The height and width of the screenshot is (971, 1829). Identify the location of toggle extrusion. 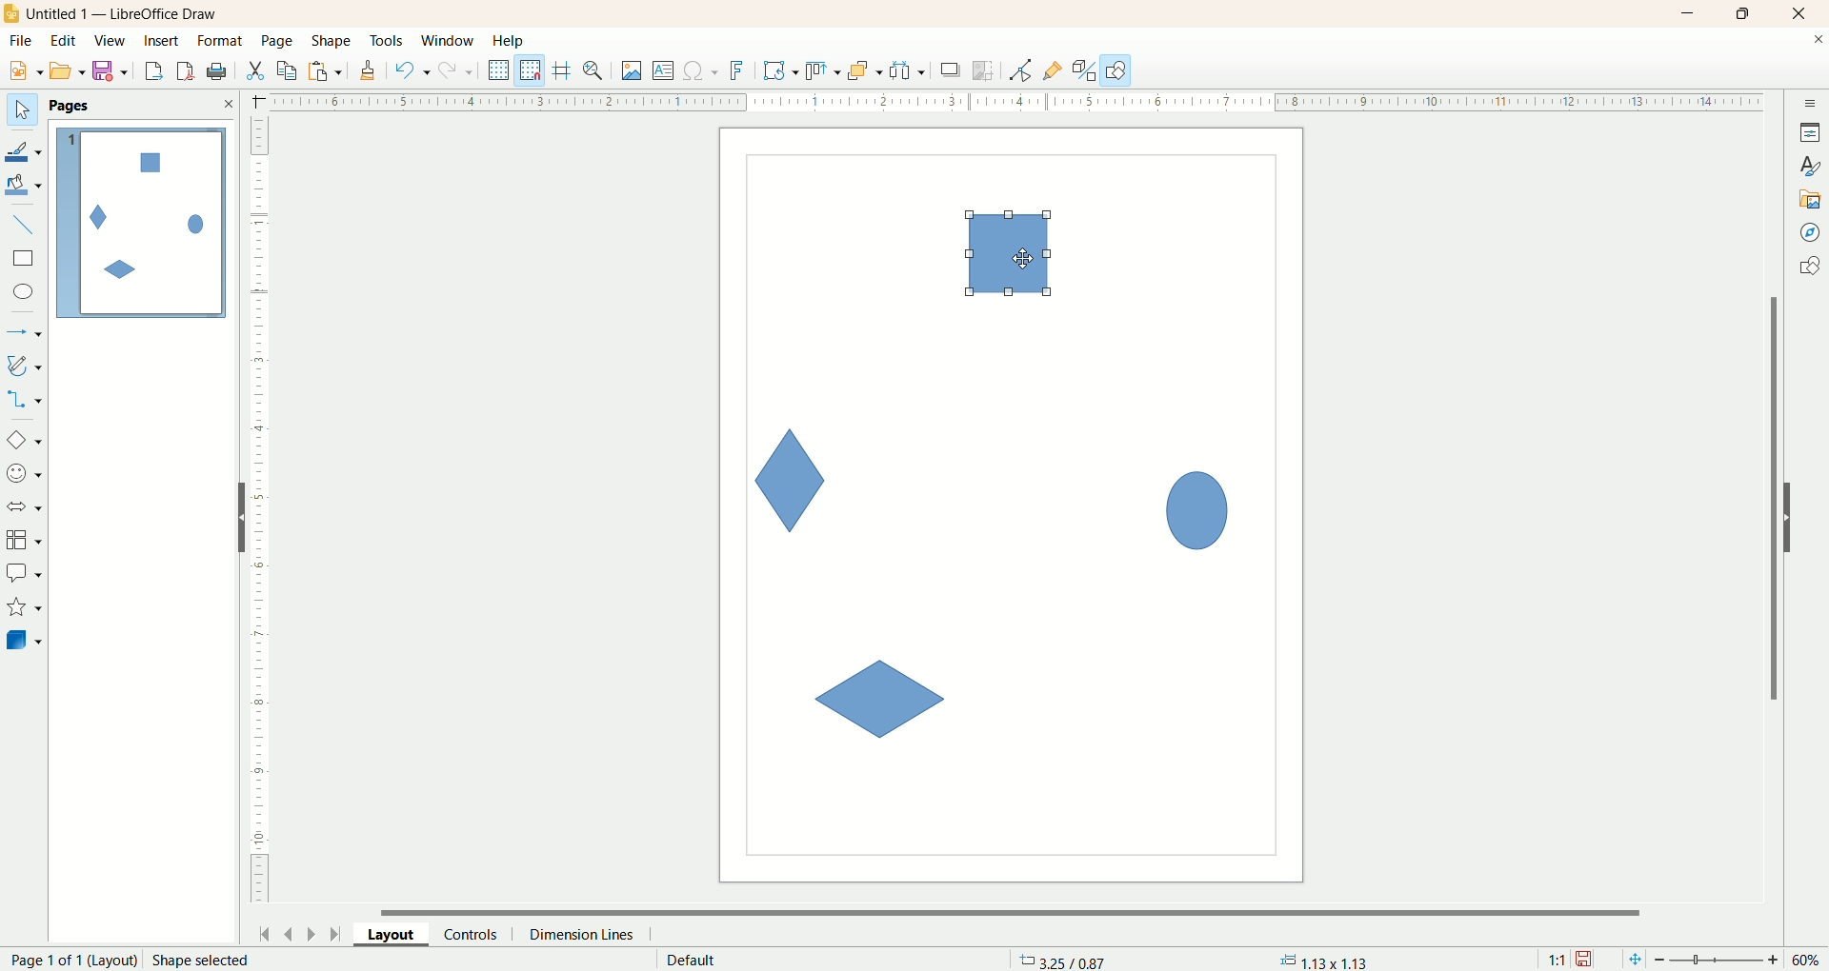
(1084, 70).